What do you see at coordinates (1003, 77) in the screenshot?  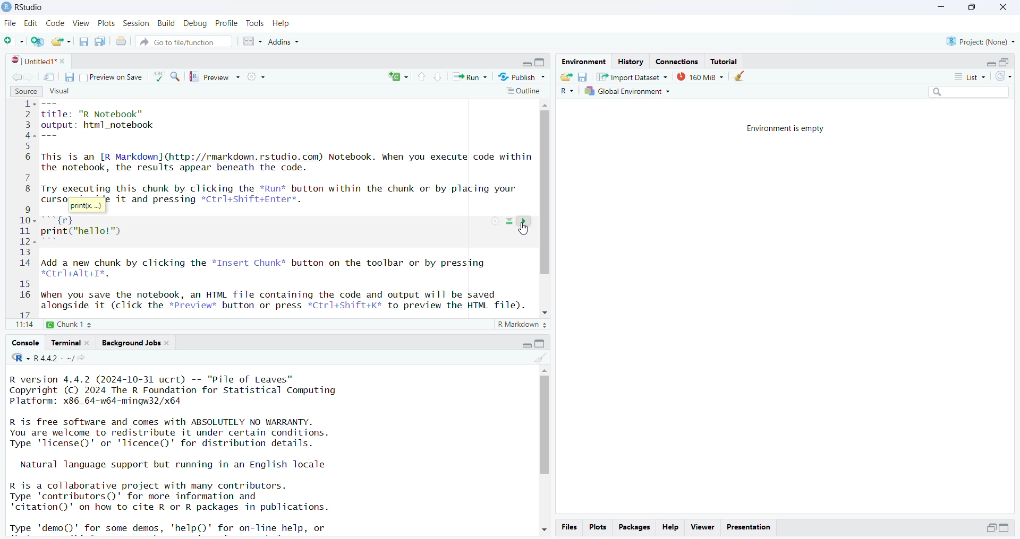 I see `refresh list` at bounding box center [1003, 77].